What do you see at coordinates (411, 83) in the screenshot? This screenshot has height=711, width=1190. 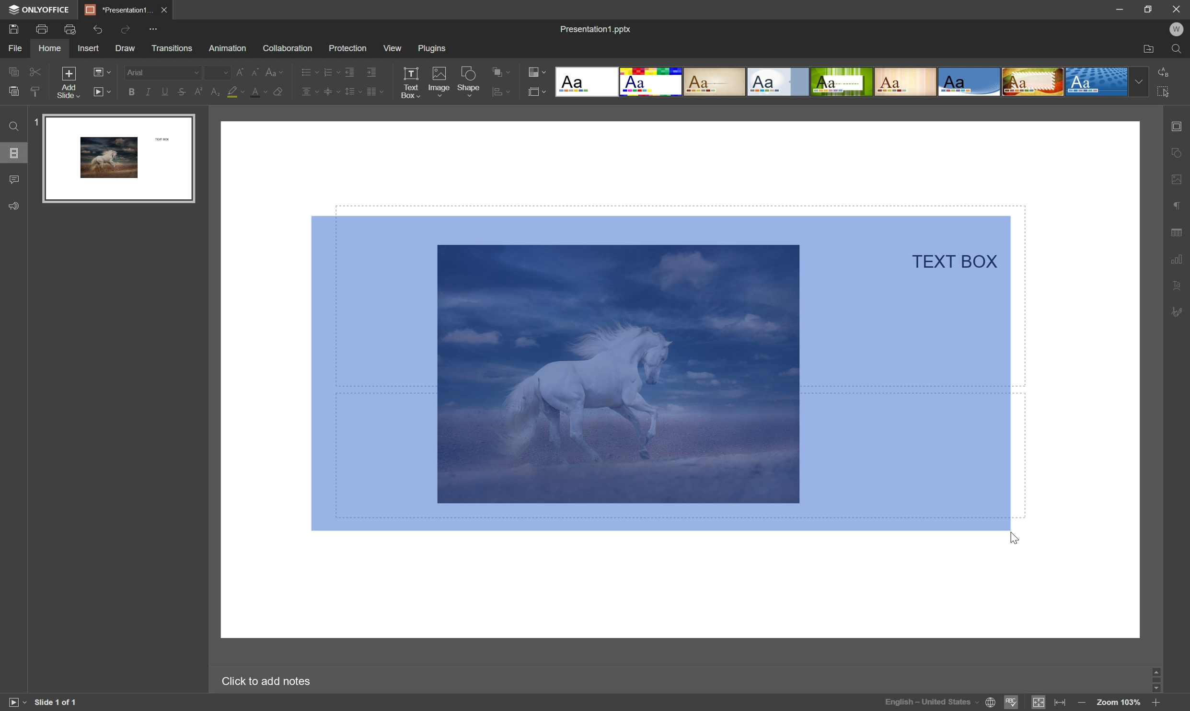 I see `text box` at bounding box center [411, 83].